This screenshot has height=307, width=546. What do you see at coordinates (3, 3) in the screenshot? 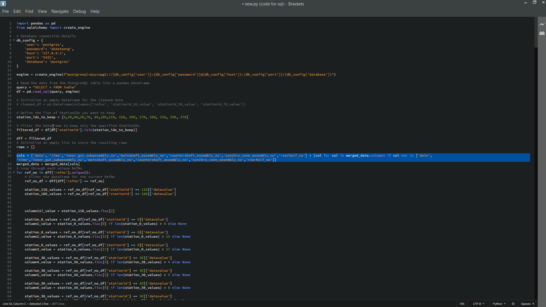
I see `app icon` at bounding box center [3, 3].